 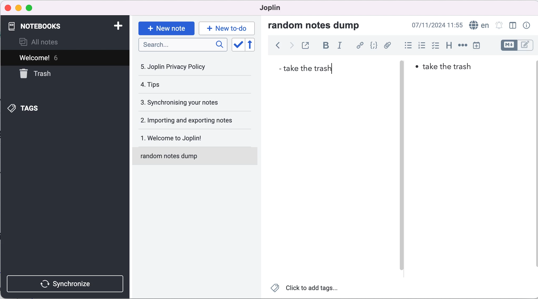 I want to click on joplin, so click(x=272, y=9).